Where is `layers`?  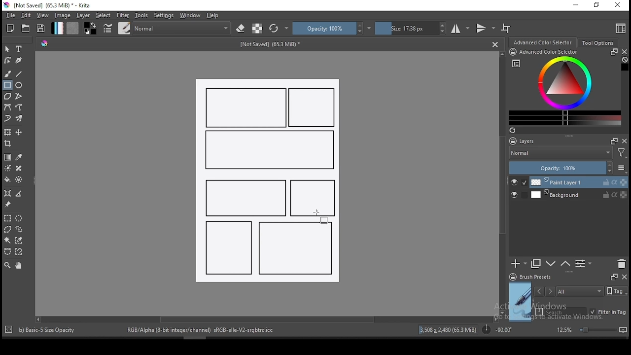
layers is located at coordinates (525, 142).